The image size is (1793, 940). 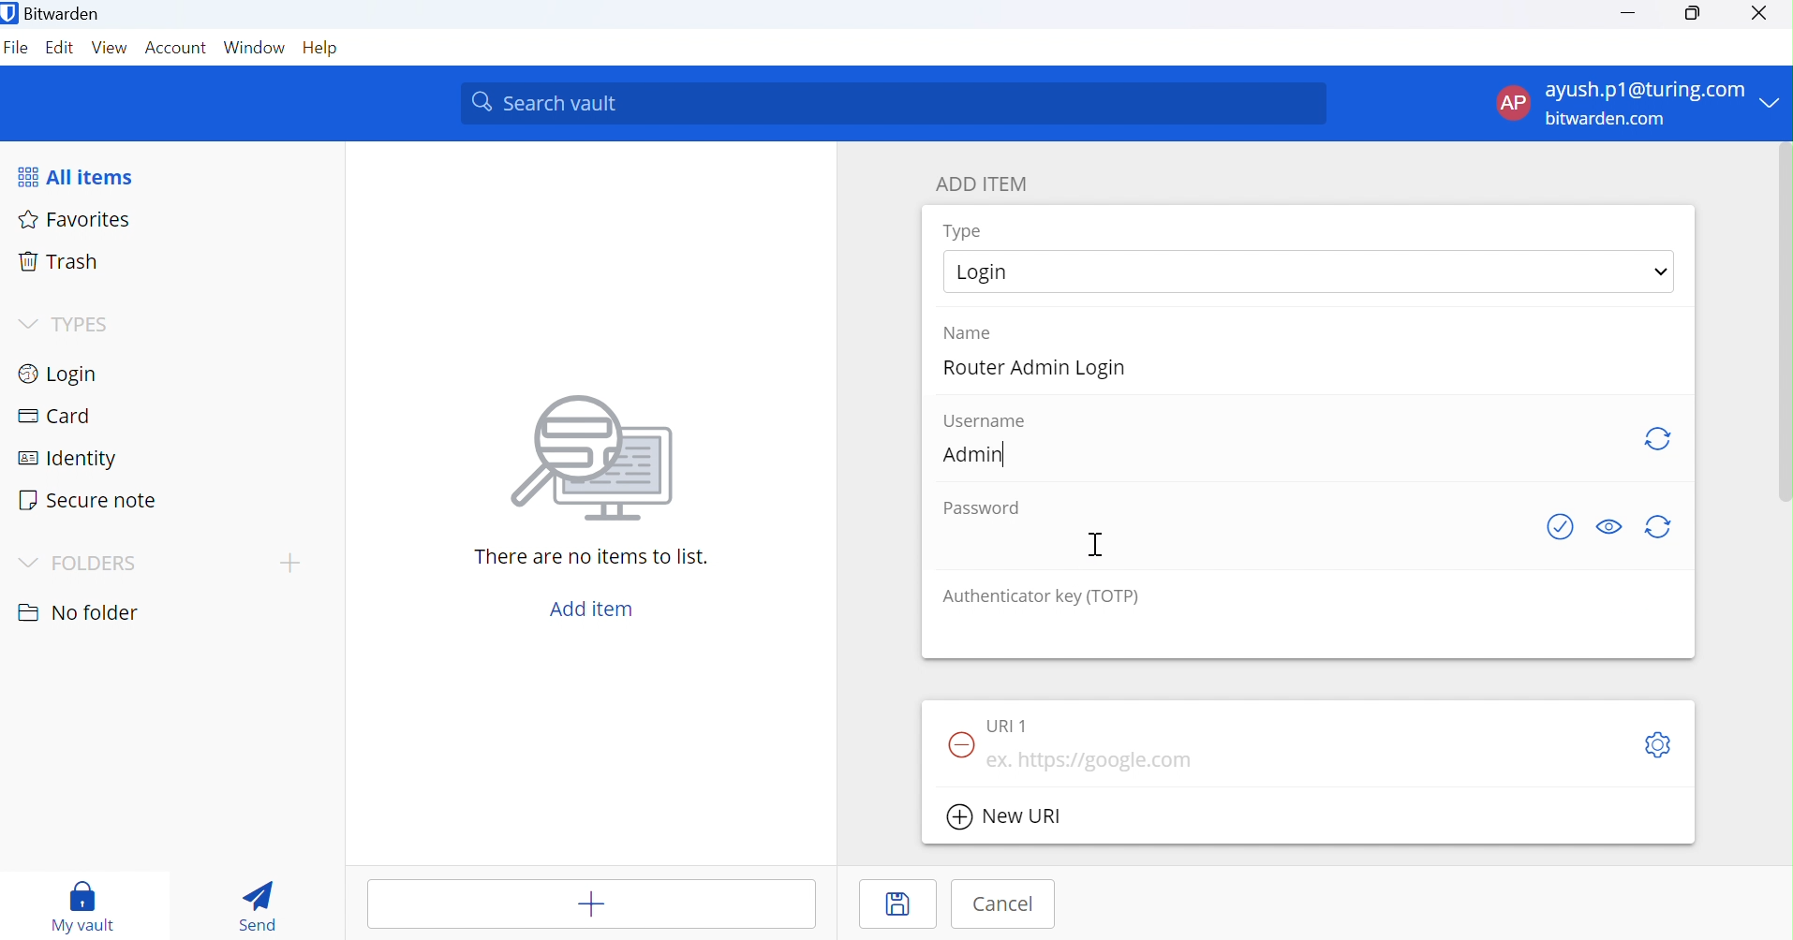 I want to click on ADD ITEM, so click(x=989, y=184).